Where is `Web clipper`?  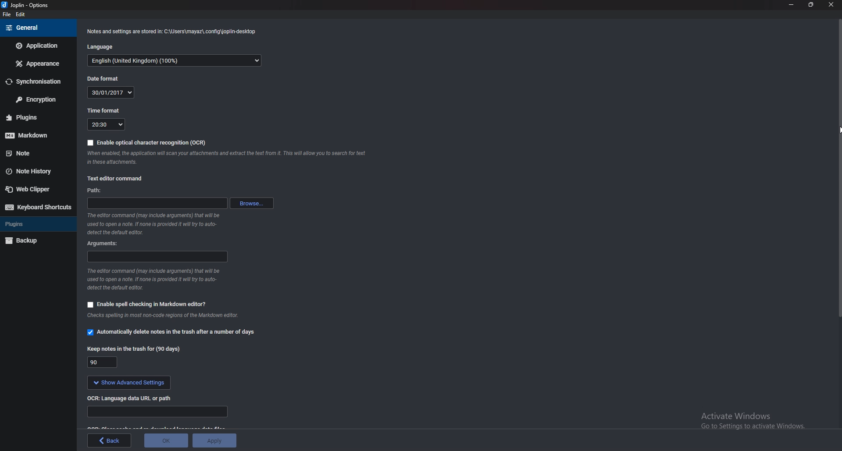
Web clipper is located at coordinates (34, 189).